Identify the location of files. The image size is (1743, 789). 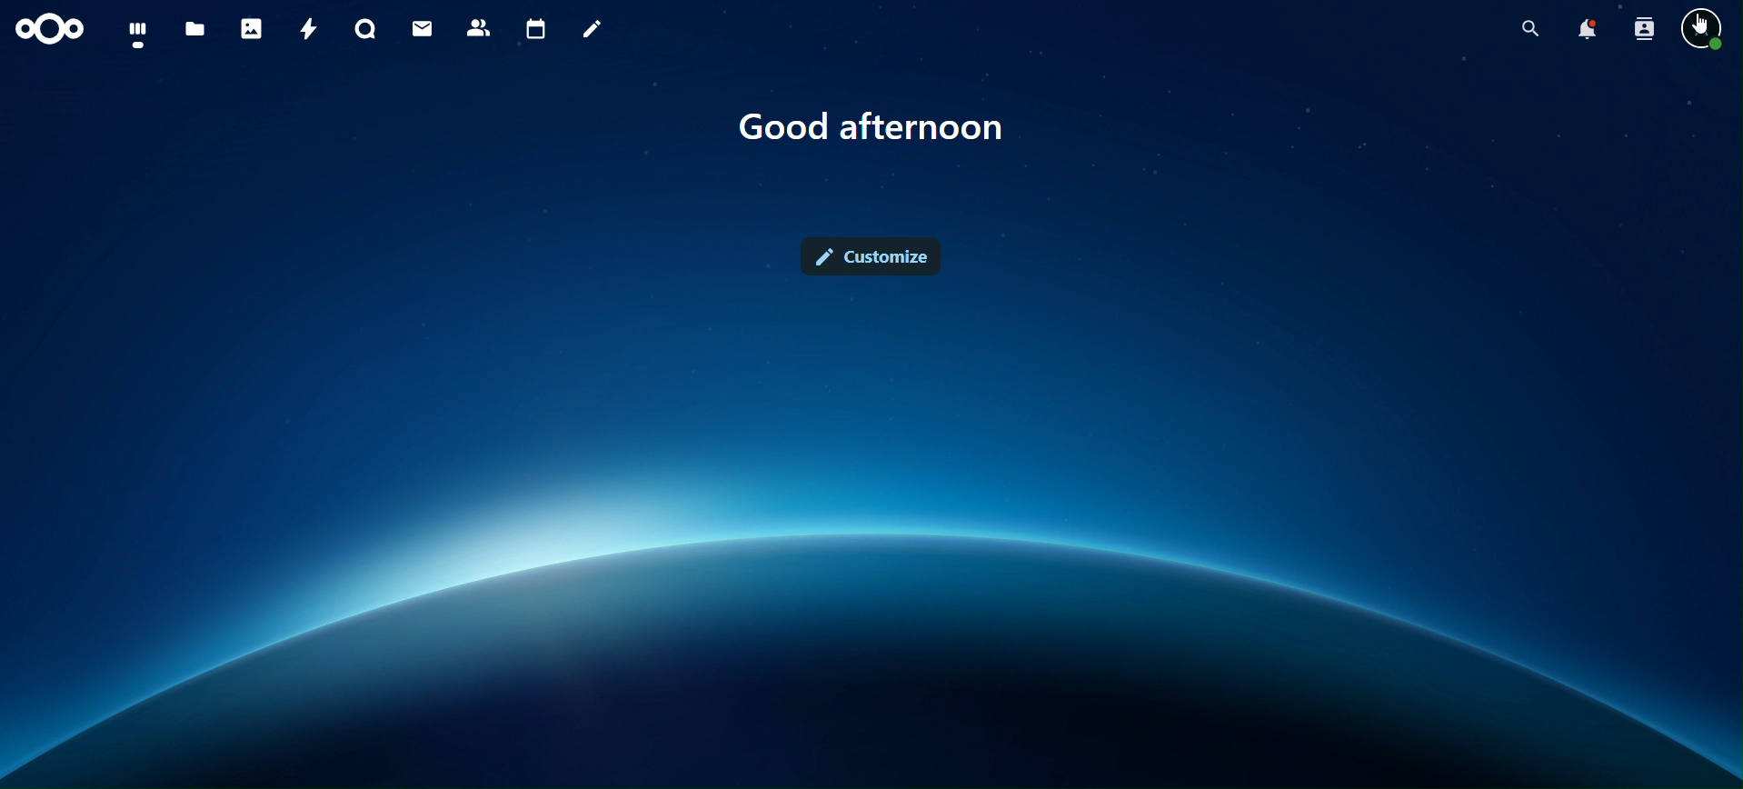
(194, 29).